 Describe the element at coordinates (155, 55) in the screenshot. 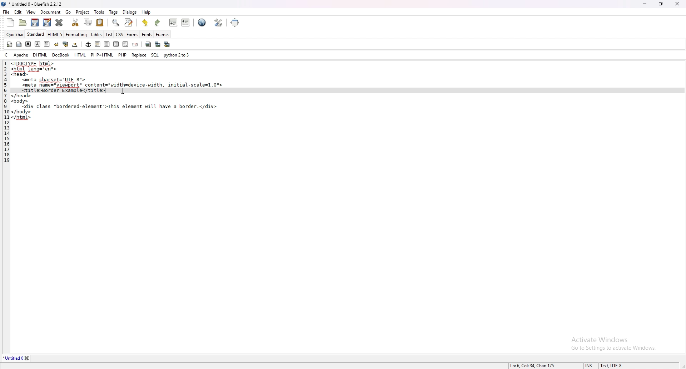

I see `sql` at that location.